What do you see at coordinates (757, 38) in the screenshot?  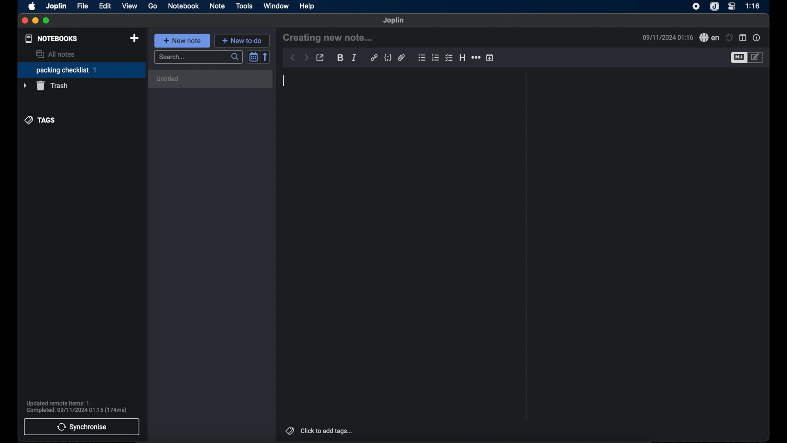 I see `note properties` at bounding box center [757, 38].